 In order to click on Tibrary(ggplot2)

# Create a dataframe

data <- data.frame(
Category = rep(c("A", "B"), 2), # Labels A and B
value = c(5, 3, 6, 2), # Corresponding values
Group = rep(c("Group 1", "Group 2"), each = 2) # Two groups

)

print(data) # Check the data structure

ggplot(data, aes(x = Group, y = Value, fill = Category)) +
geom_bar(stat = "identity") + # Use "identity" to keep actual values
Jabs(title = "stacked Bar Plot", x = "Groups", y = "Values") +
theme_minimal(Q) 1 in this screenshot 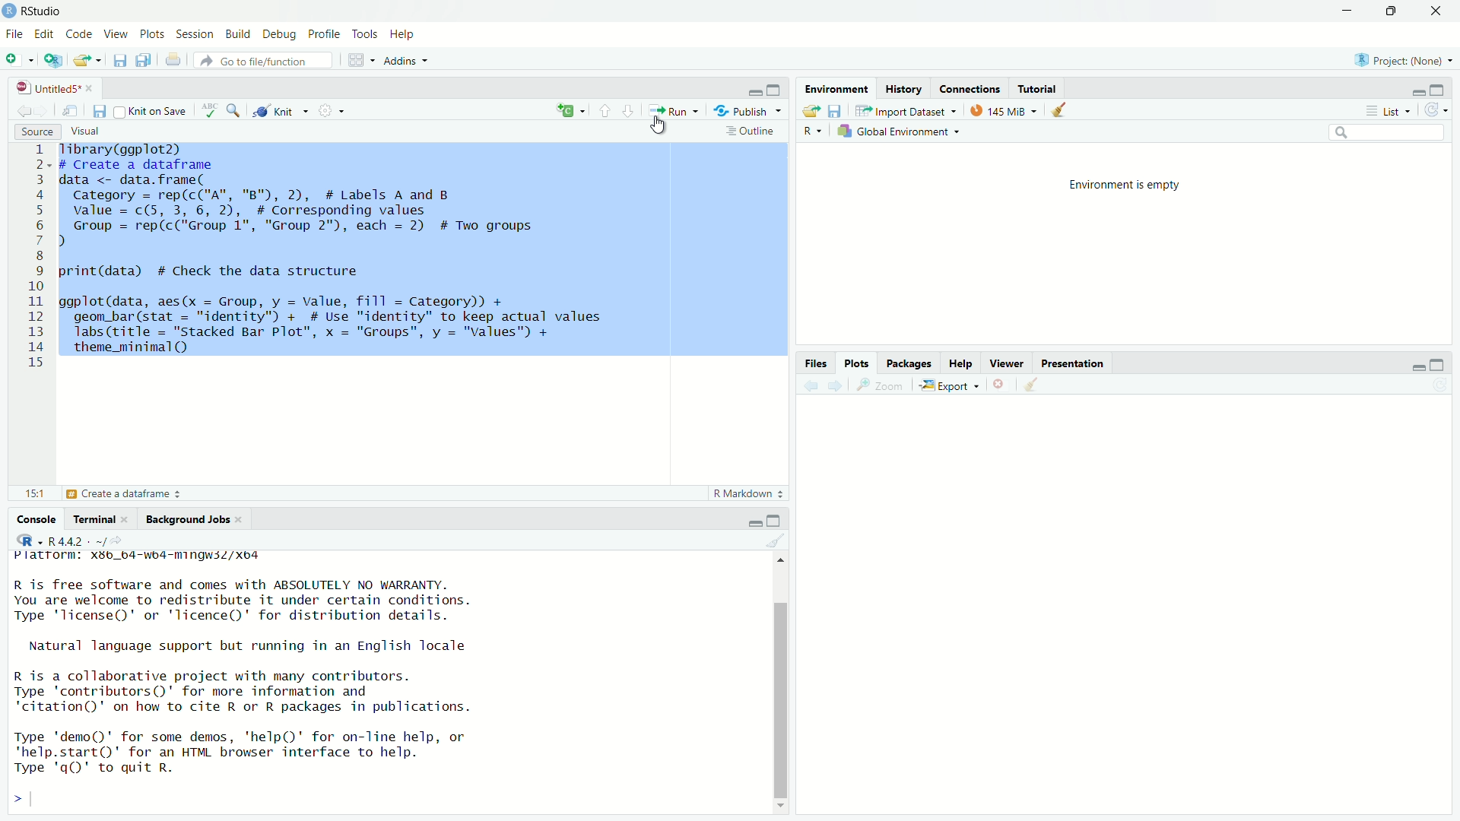, I will do `click(371, 249)`.